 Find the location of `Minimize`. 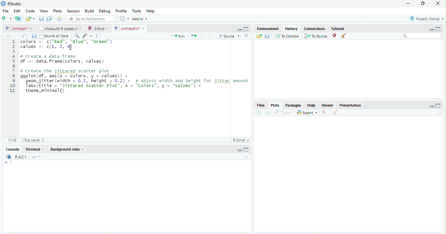

Minimize is located at coordinates (239, 151).